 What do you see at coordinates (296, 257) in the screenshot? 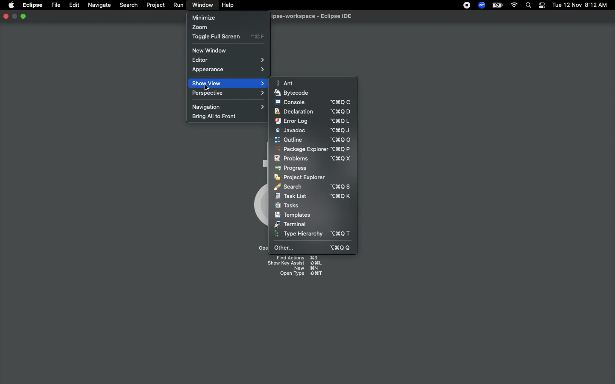
I see `Find actions` at bounding box center [296, 257].